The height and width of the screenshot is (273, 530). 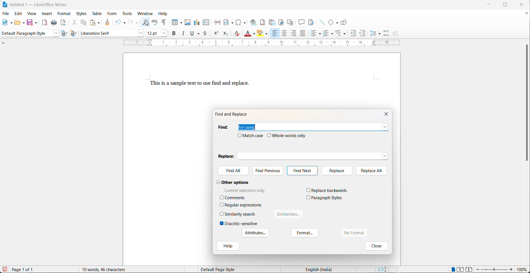 I want to click on increase indent, so click(x=354, y=34).